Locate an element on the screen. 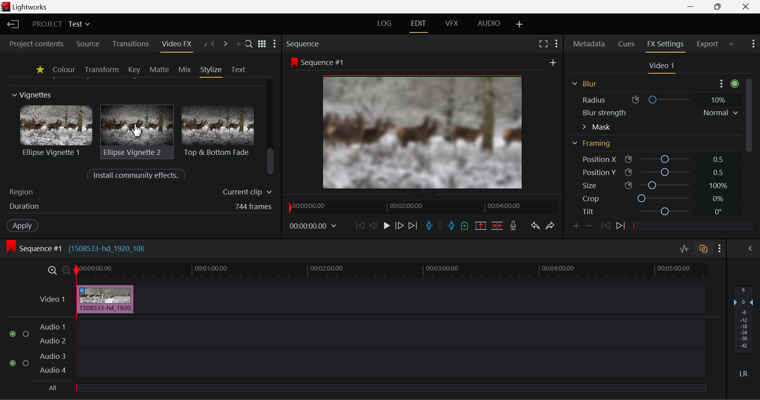 This screenshot has height=400, width=760. Edit Layout Open is located at coordinates (420, 25).